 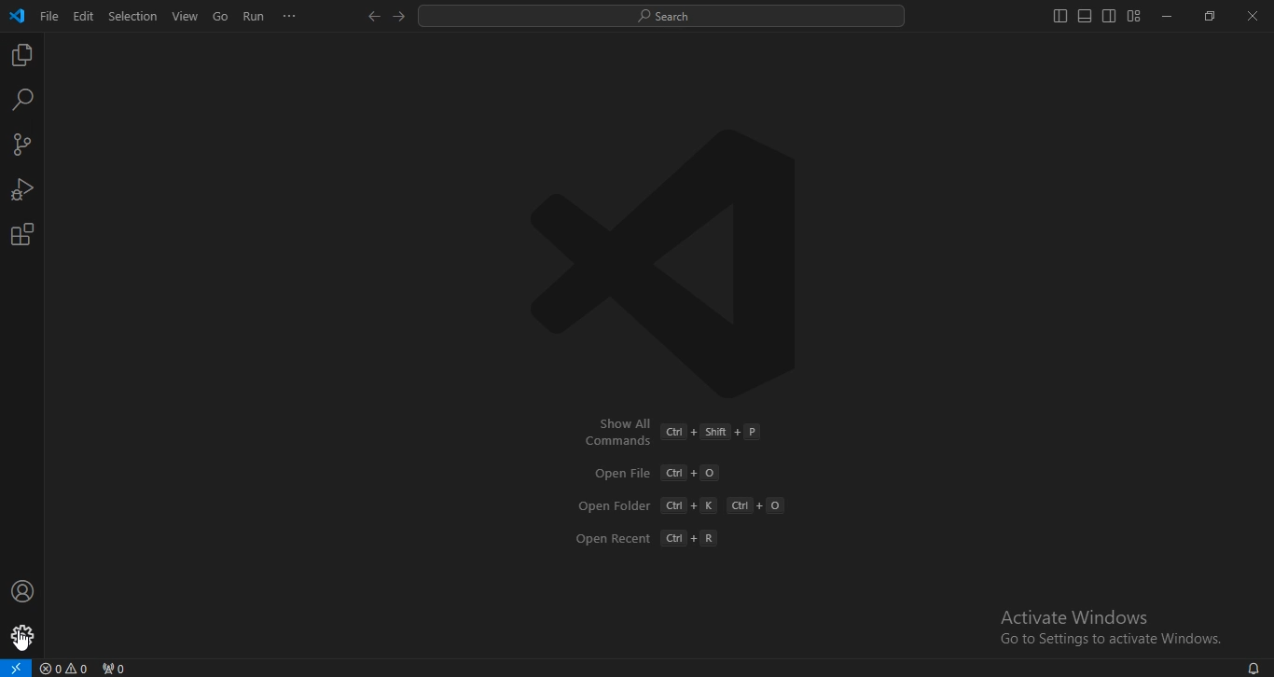 What do you see at coordinates (21, 56) in the screenshot?
I see `explorer` at bounding box center [21, 56].